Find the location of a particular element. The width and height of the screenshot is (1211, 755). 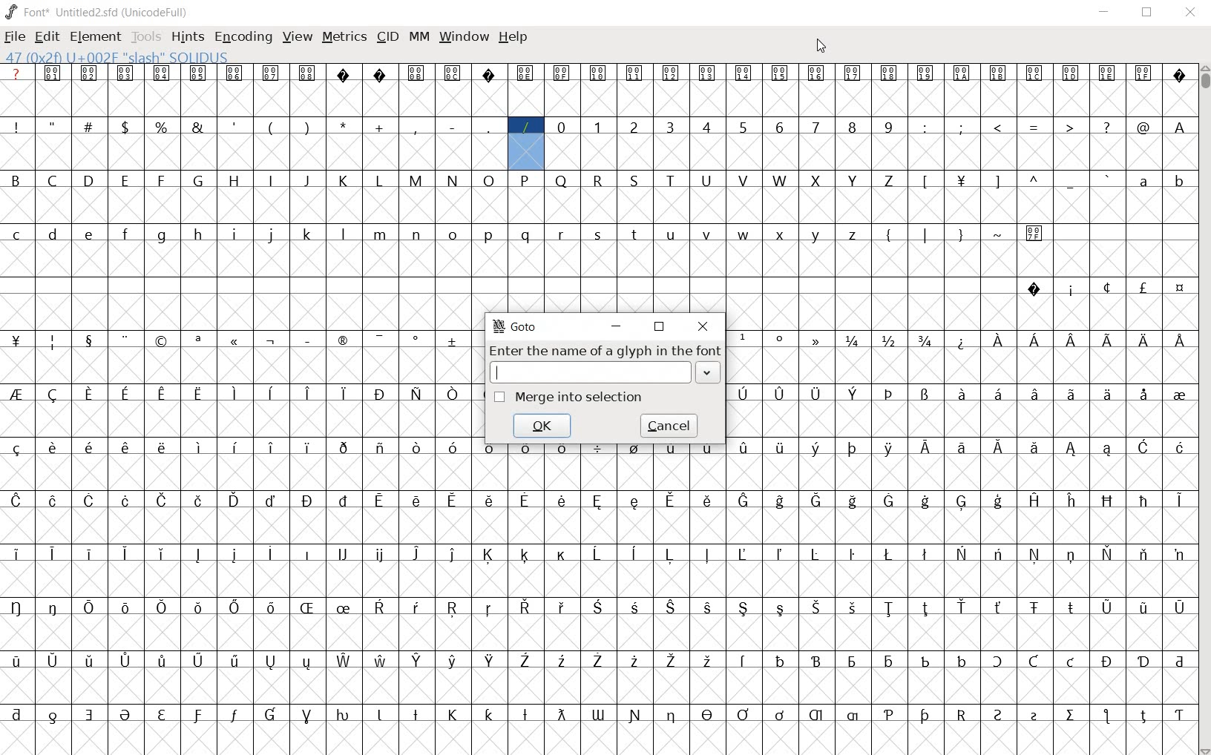

glyph is located at coordinates (125, 395).